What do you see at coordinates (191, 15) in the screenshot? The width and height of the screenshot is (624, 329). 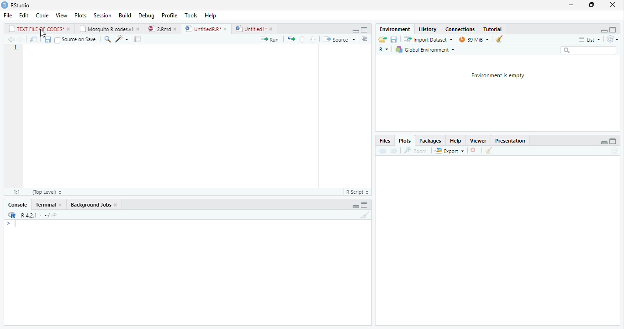 I see `Tools` at bounding box center [191, 15].